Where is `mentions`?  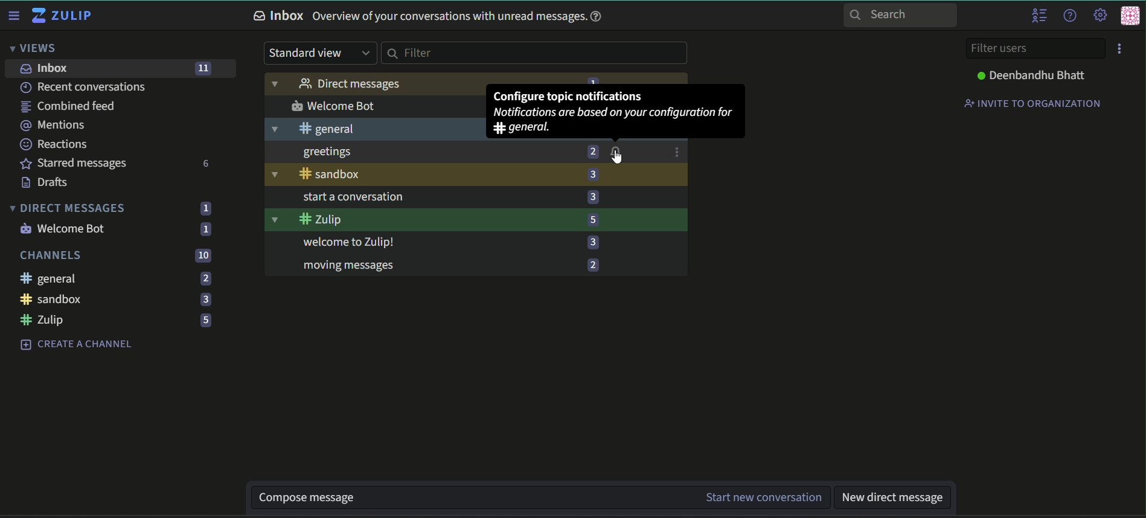
mentions is located at coordinates (57, 126).